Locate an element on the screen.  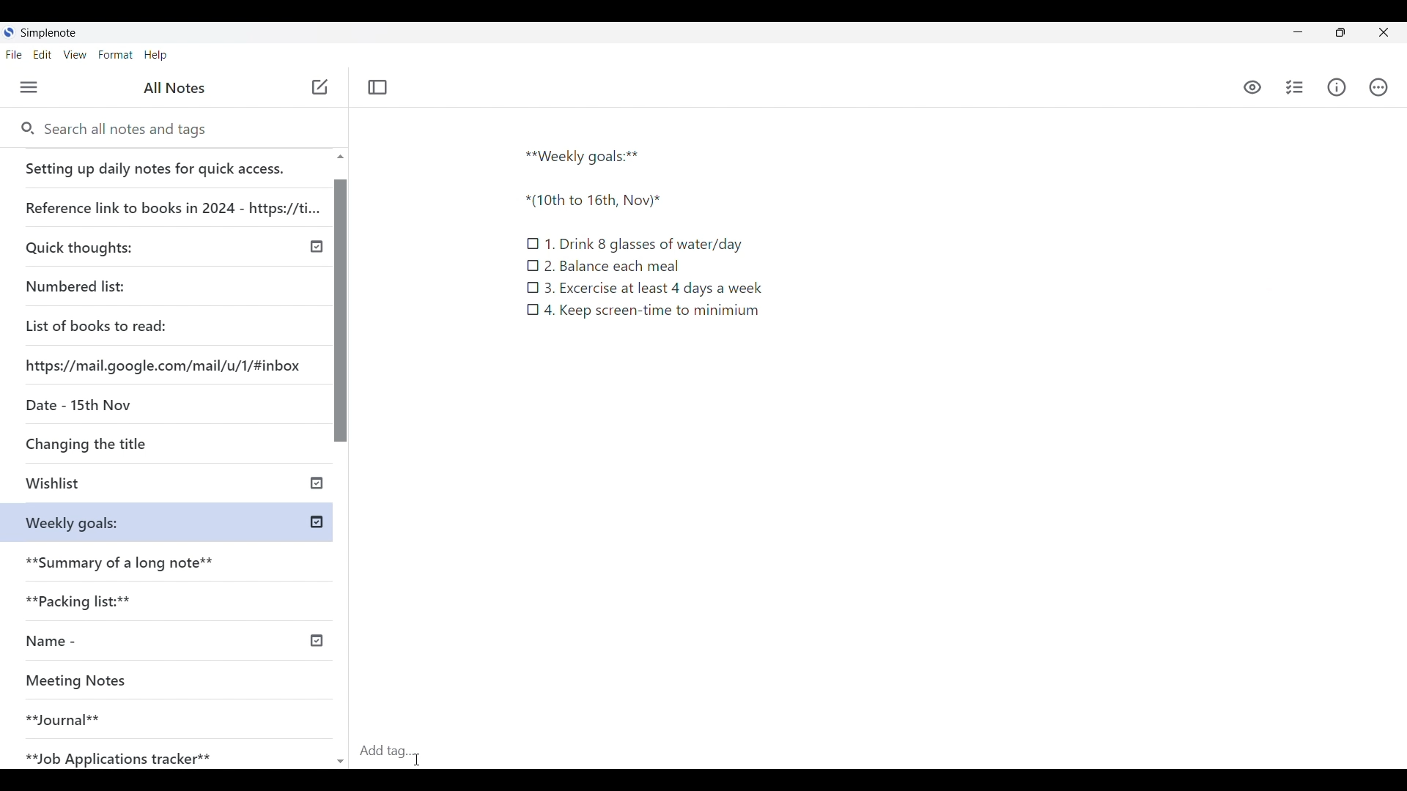
Cursor is located at coordinates (417, 759).